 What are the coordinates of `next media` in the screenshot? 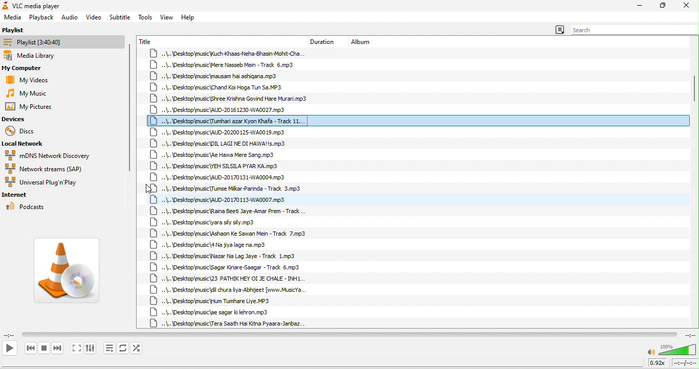 It's located at (58, 349).